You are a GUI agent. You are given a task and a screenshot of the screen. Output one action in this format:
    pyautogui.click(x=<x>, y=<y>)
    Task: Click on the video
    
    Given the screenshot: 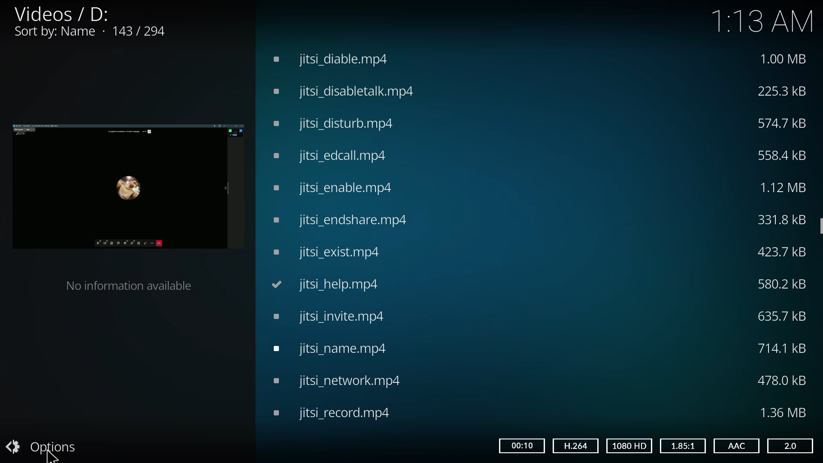 What is the action you would take?
    pyautogui.click(x=330, y=416)
    